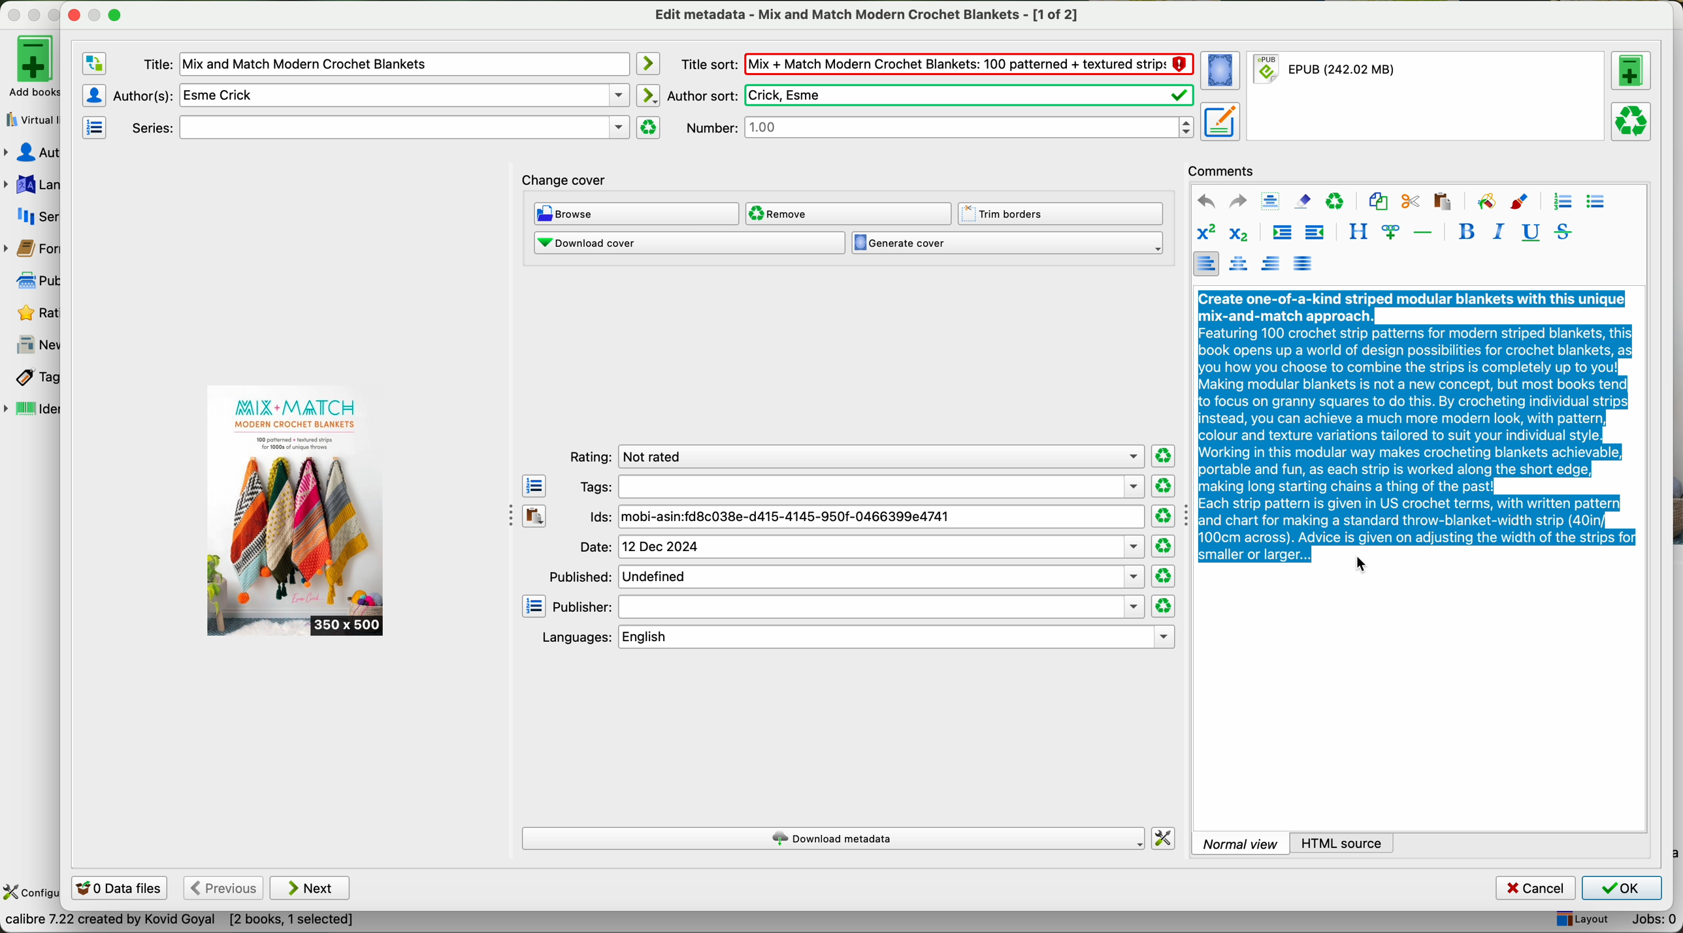 This screenshot has width=1683, height=933. What do you see at coordinates (689, 243) in the screenshot?
I see `download cover` at bounding box center [689, 243].